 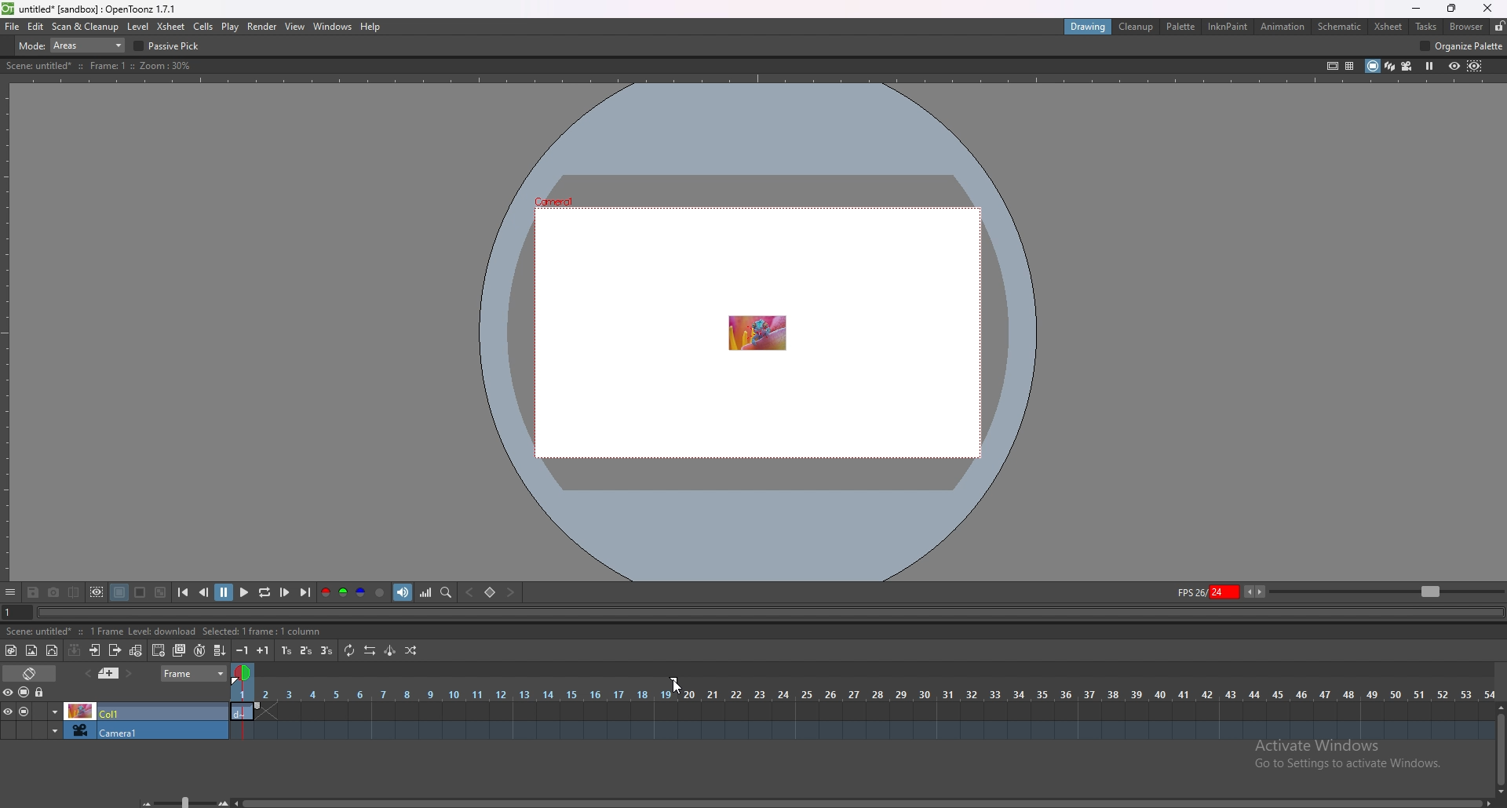 I want to click on first frame, so click(x=184, y=593).